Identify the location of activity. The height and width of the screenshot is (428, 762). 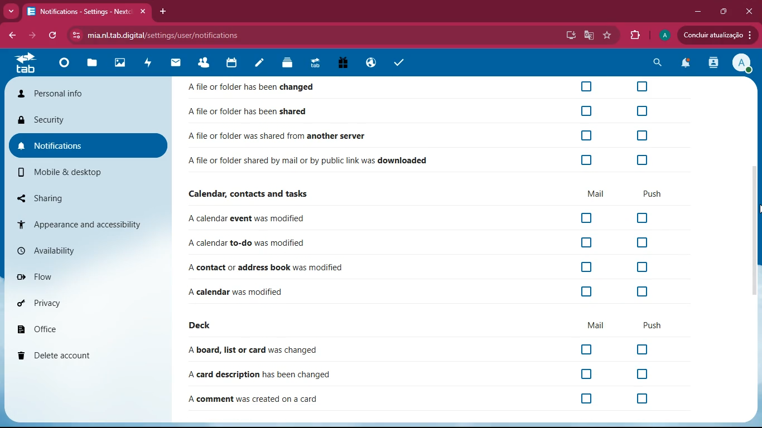
(148, 63).